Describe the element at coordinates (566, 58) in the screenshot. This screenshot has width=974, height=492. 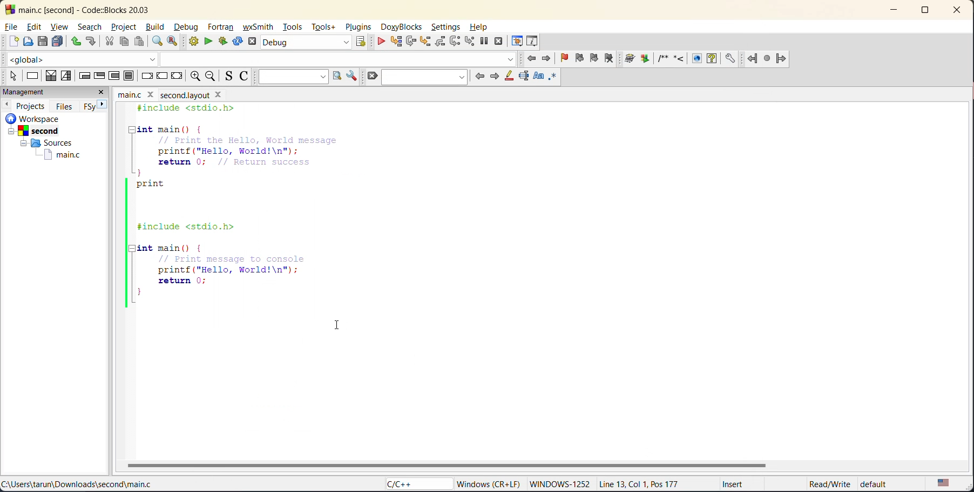
I see `toggle bookmark` at that location.